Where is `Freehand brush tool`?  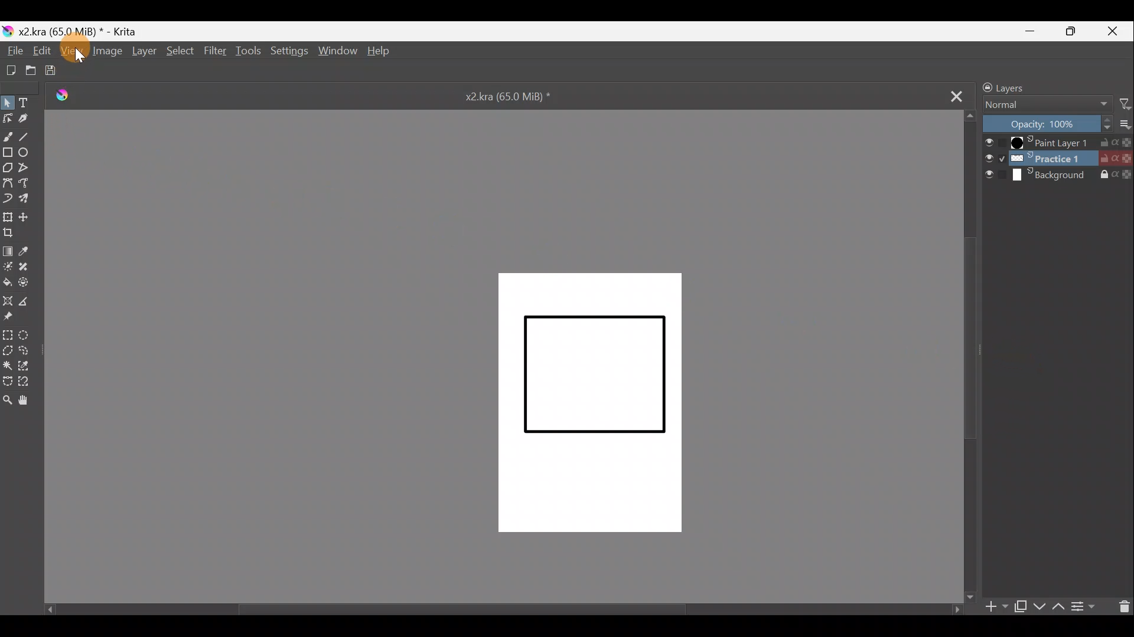
Freehand brush tool is located at coordinates (8, 133).